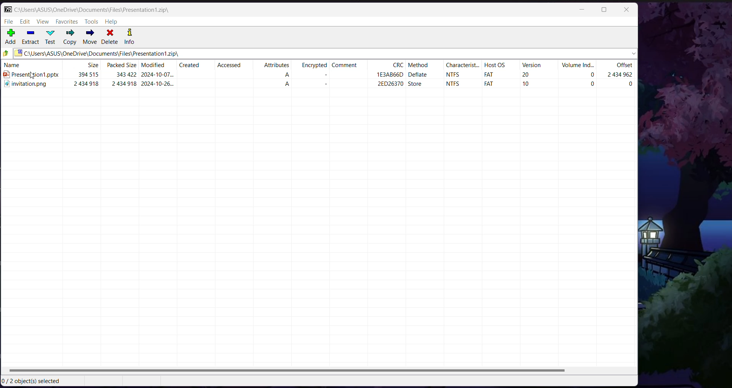  Describe the element at coordinates (120, 66) in the screenshot. I see ` Packed Size` at that location.